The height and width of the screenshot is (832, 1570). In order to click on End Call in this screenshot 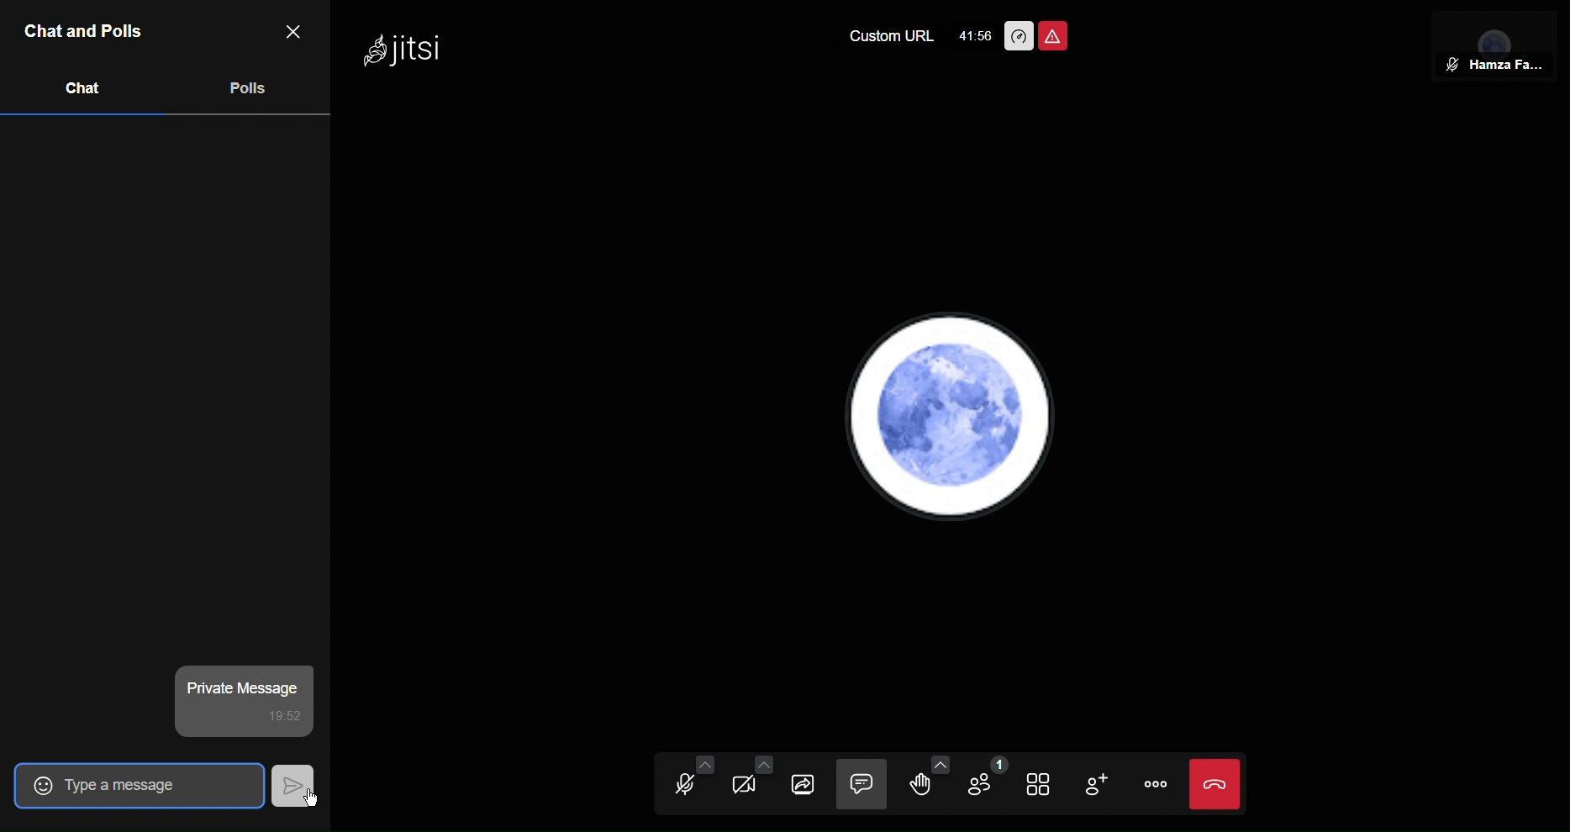, I will do `click(1218, 786)`.